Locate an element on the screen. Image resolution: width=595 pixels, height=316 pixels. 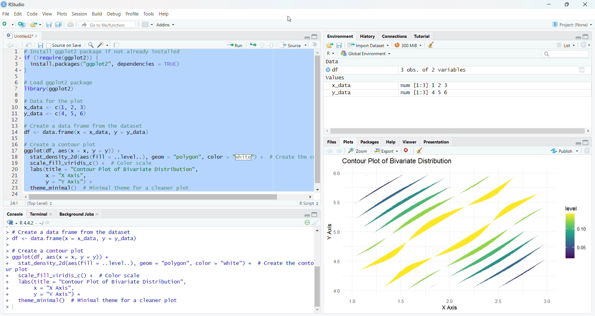
find/replace is located at coordinates (90, 45).